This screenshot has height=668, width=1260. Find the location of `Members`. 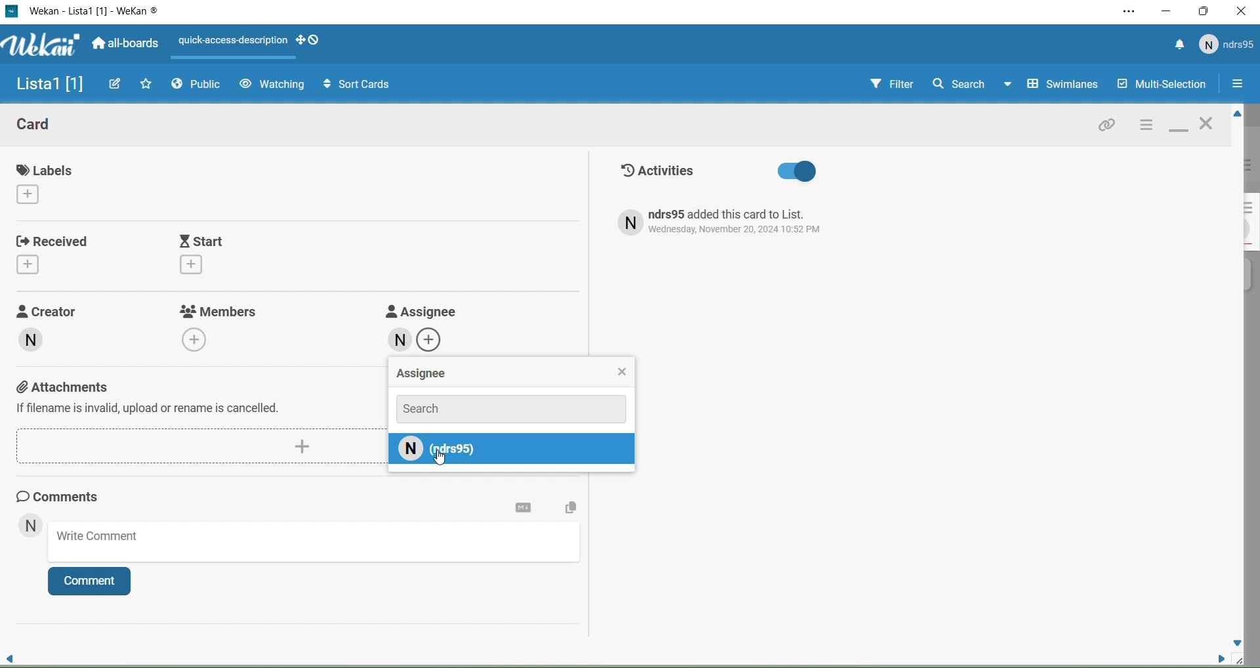

Members is located at coordinates (222, 326).